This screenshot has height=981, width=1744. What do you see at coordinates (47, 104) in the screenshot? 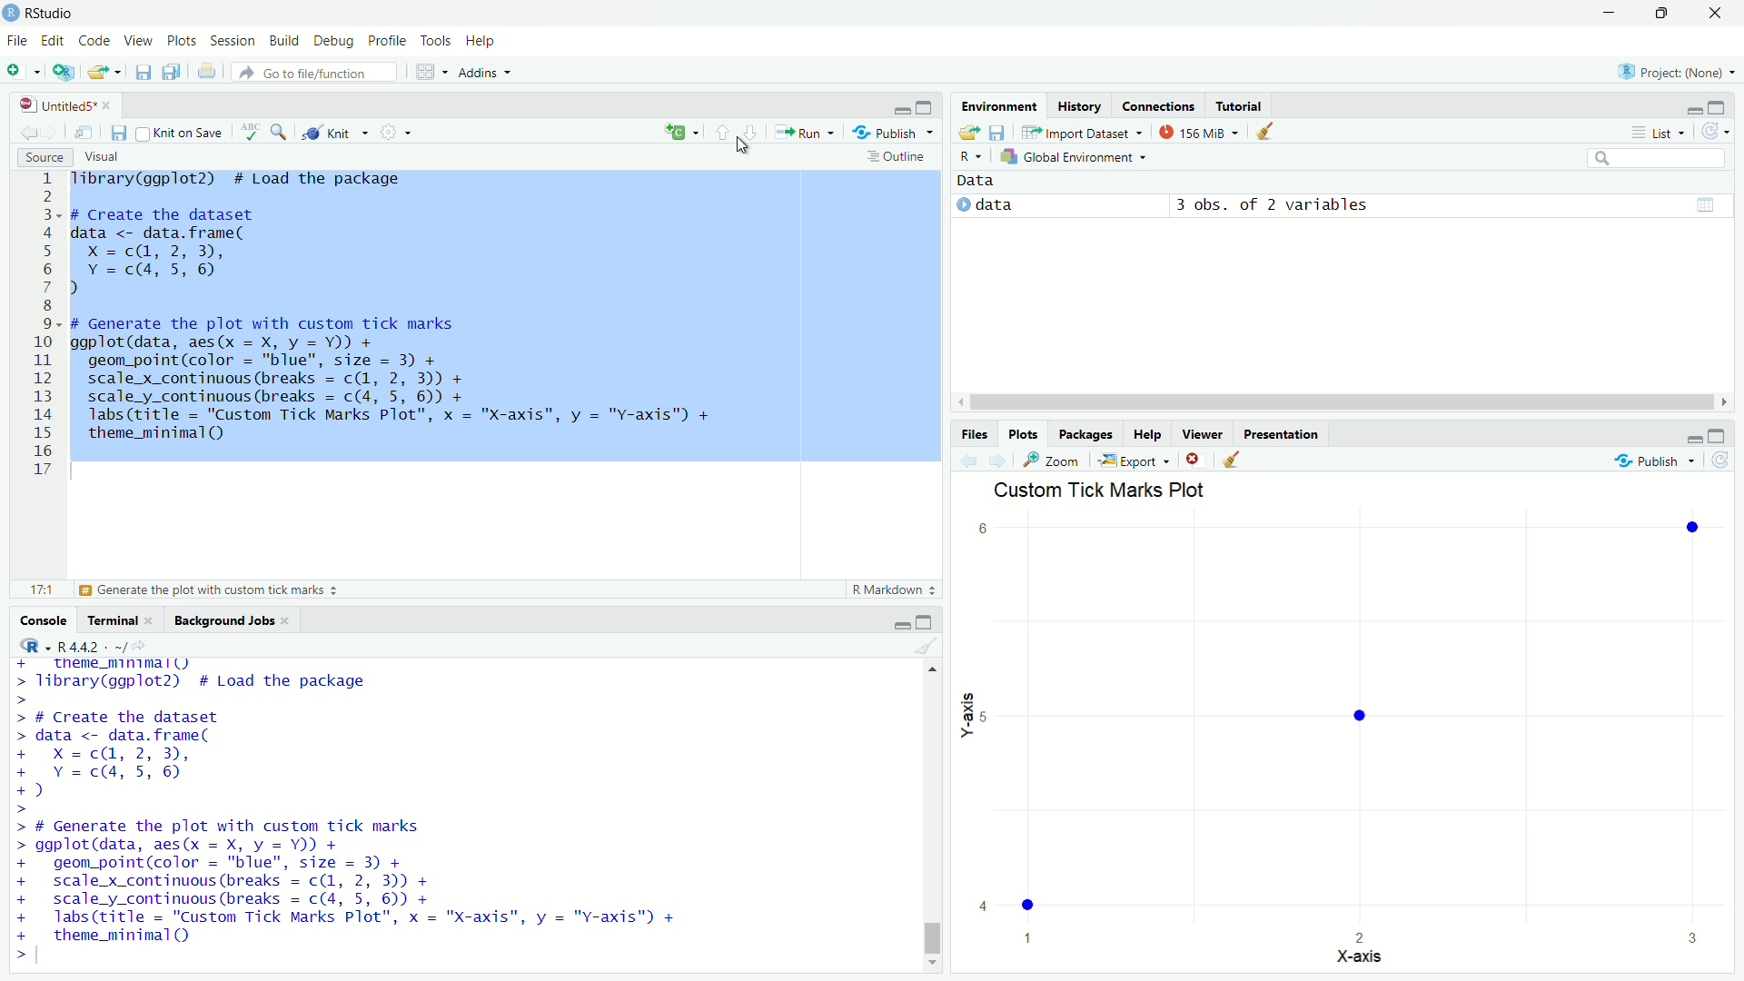
I see `untitled5` at bounding box center [47, 104].